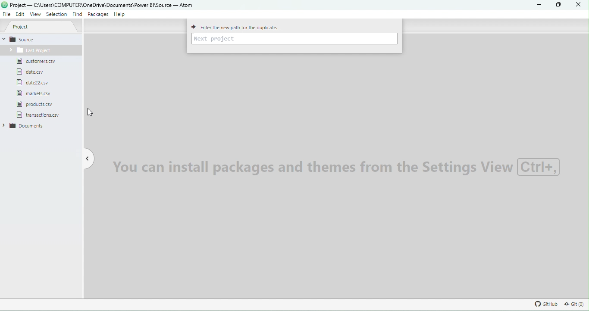 The image size is (589, 311). Describe the element at coordinates (28, 51) in the screenshot. I see `Folder` at that location.